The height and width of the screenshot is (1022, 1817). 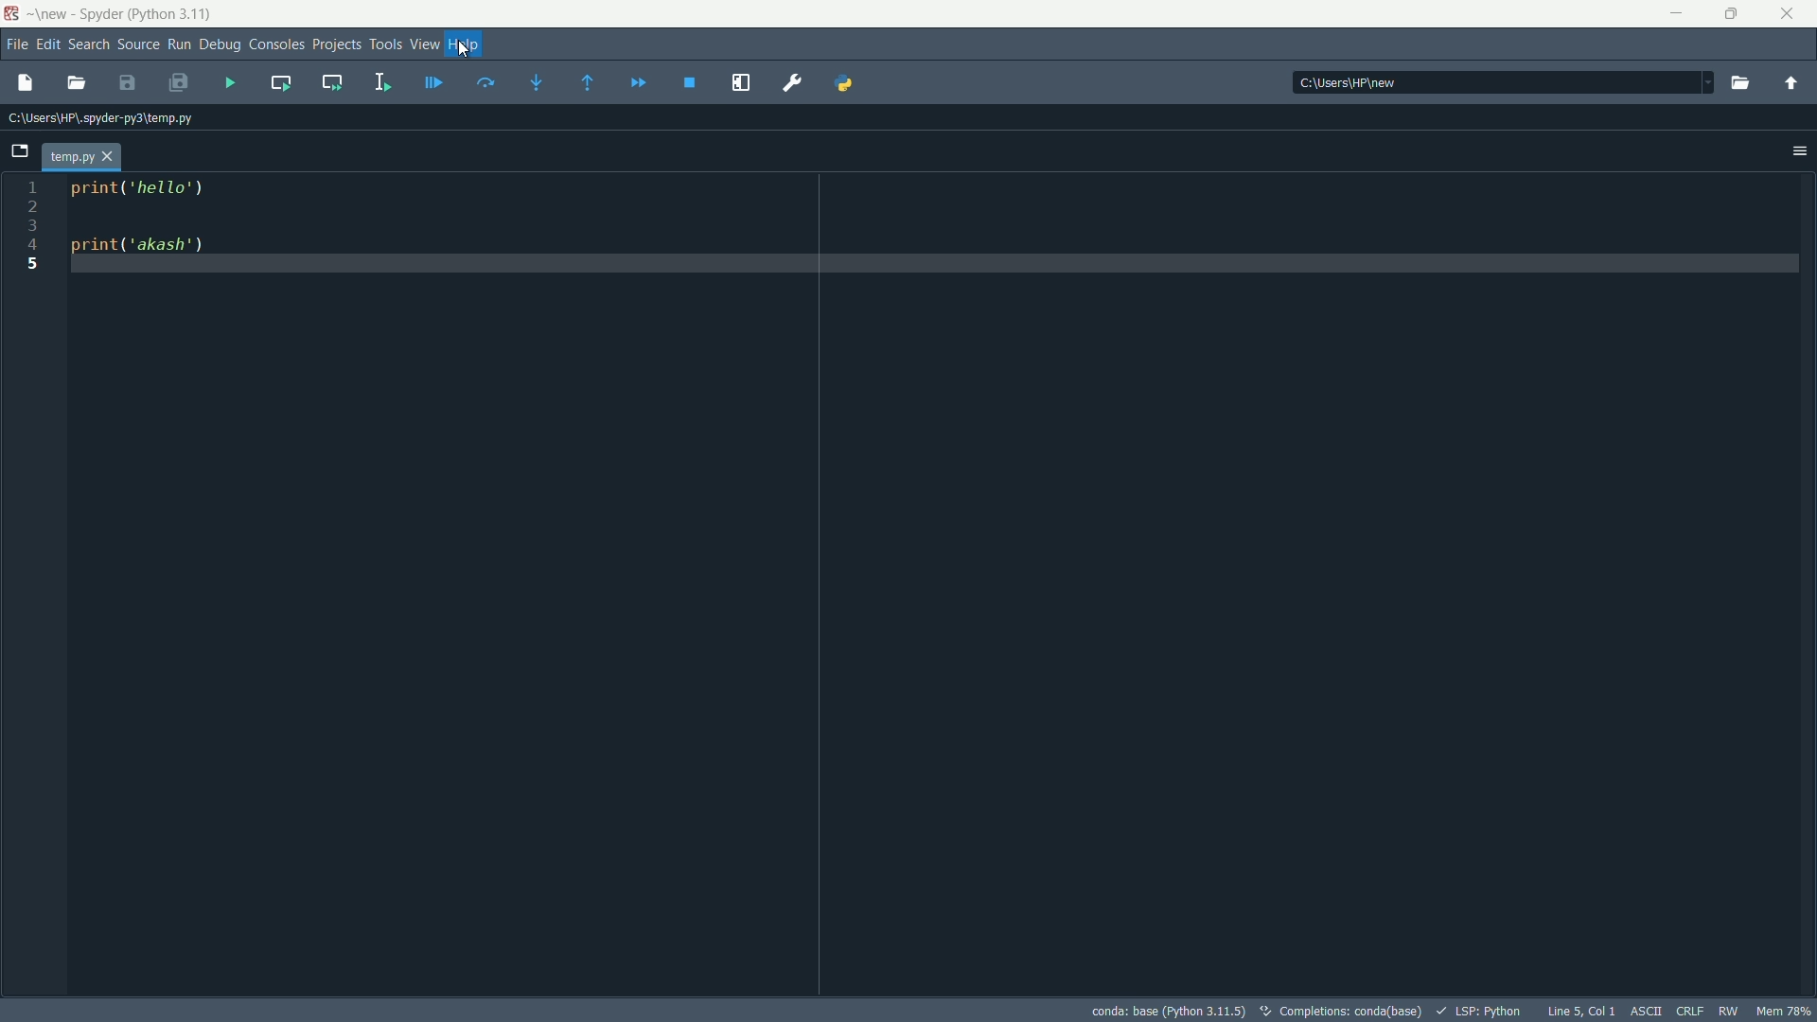 What do you see at coordinates (111, 156) in the screenshot?
I see `close` at bounding box center [111, 156].